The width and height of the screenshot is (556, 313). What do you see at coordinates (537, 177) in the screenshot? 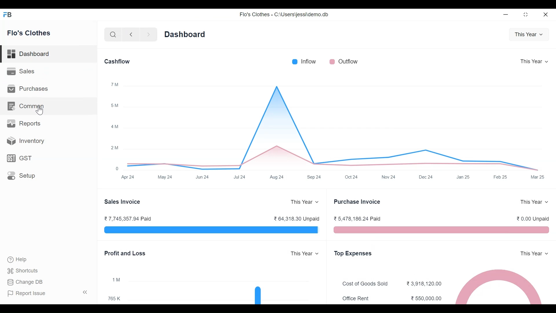
I see `Mar 25` at bounding box center [537, 177].